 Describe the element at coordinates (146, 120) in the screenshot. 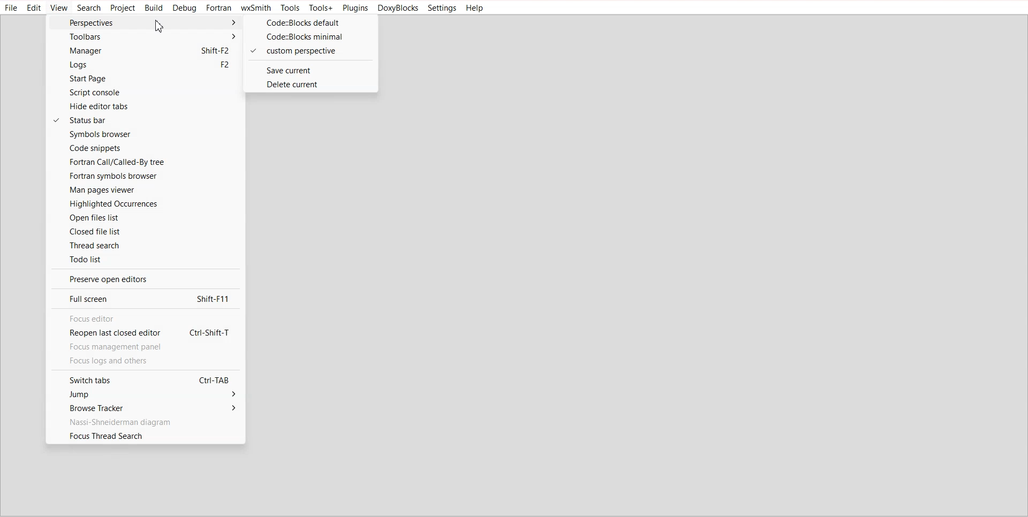

I see `Status bar` at that location.